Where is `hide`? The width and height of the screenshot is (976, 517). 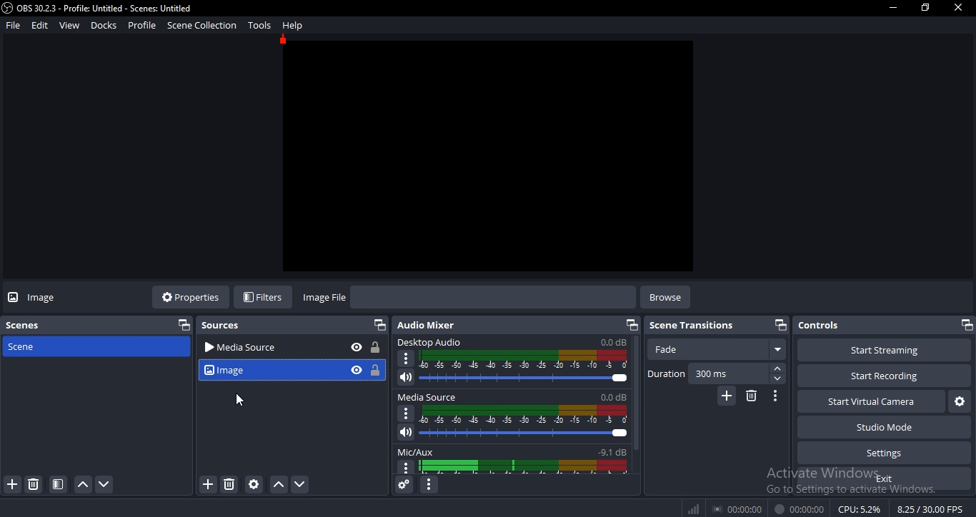
hide is located at coordinates (355, 370).